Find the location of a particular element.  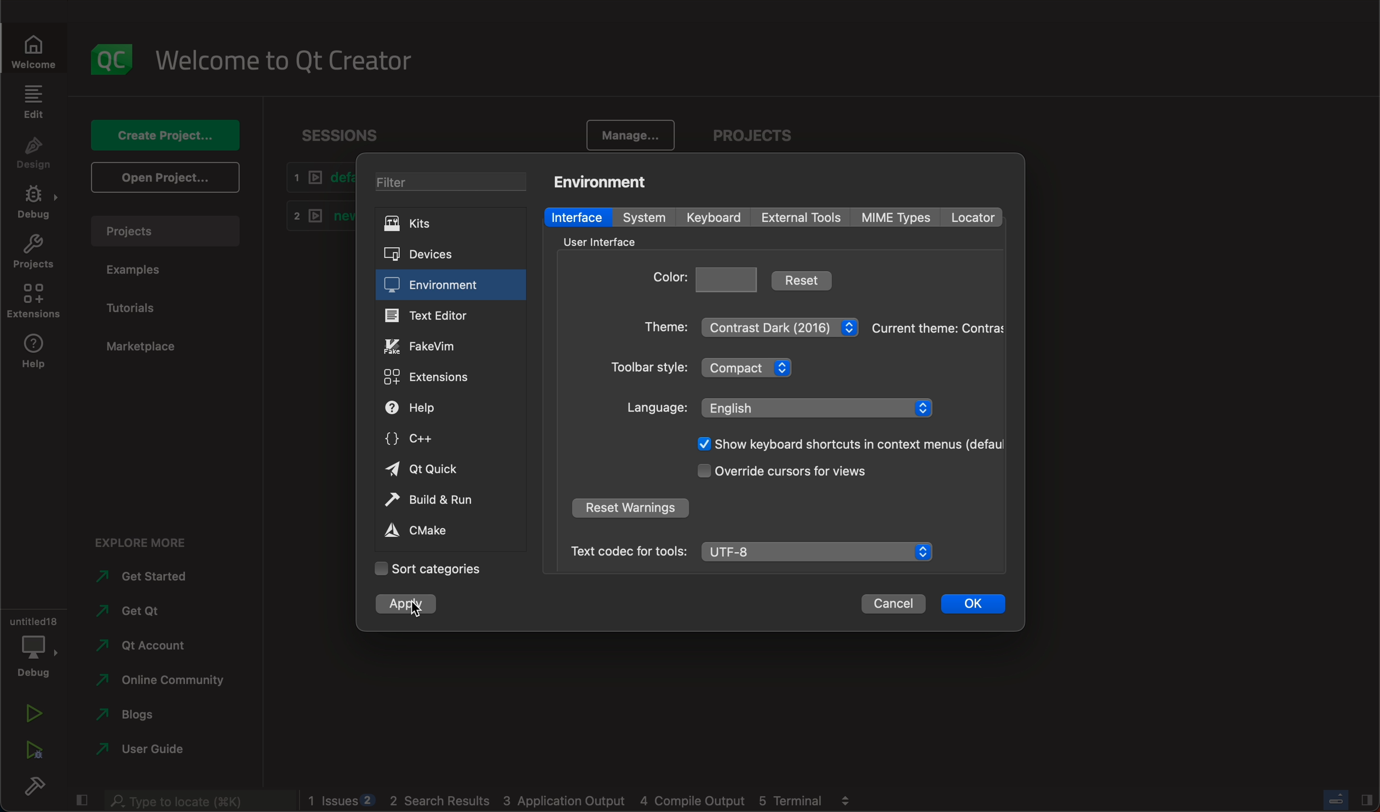

text code is located at coordinates (750, 550).